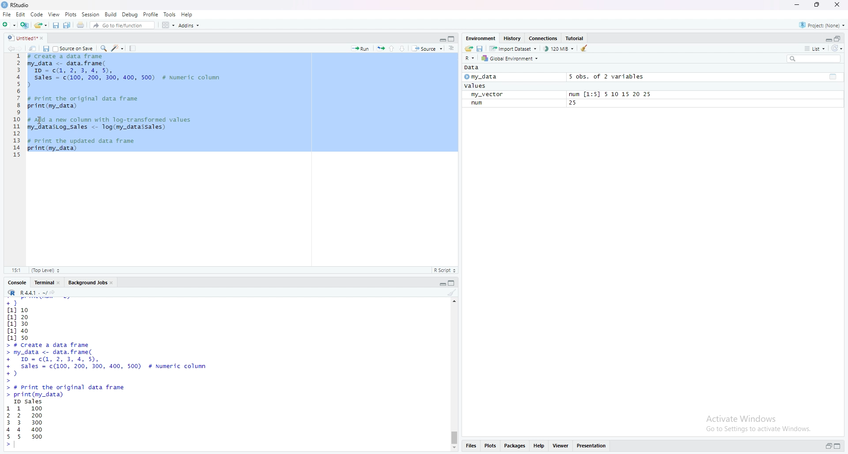 This screenshot has height=454, width=848. I want to click on terminal, so click(42, 283).